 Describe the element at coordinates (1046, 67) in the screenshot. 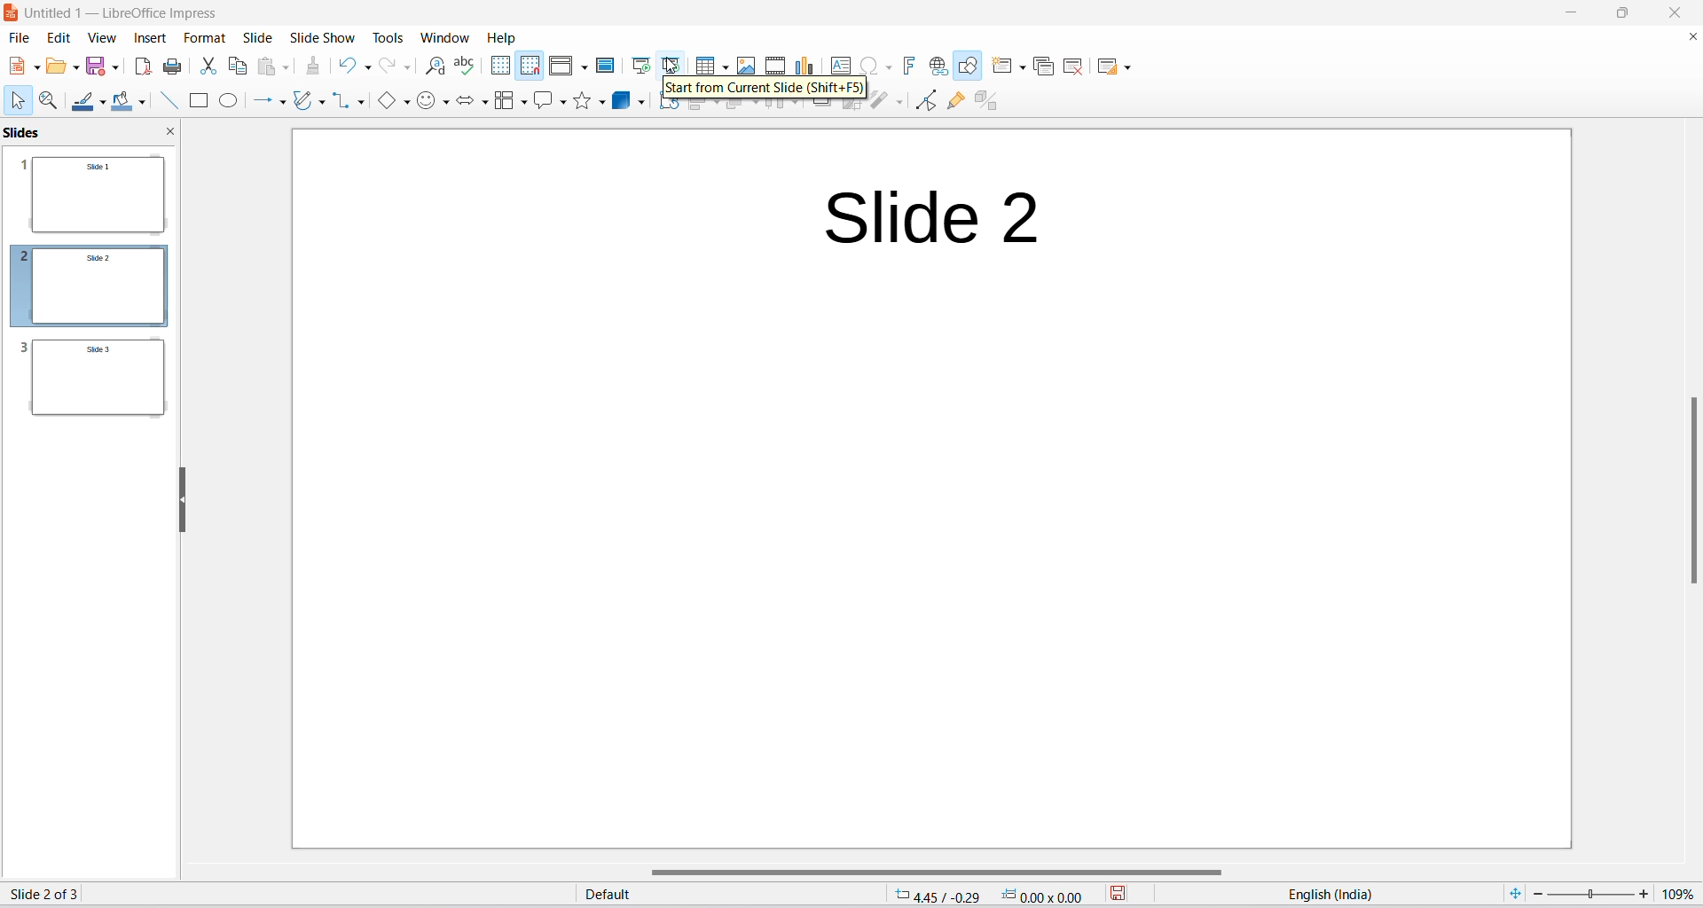

I see `duplicate slide` at that location.